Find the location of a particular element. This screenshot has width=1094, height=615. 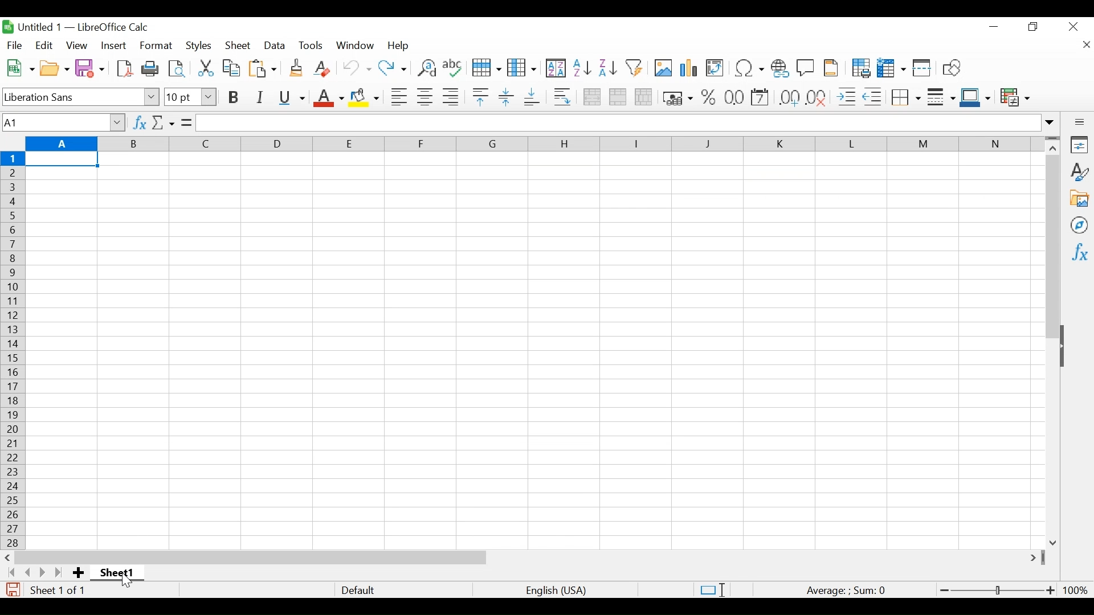

Undo is located at coordinates (356, 68).